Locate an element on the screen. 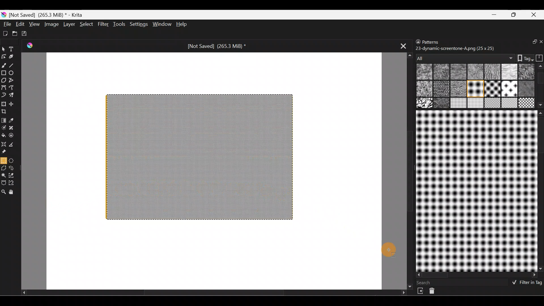 Image resolution: width=544 pixels, height=306 pixels. Settings is located at coordinates (138, 24).